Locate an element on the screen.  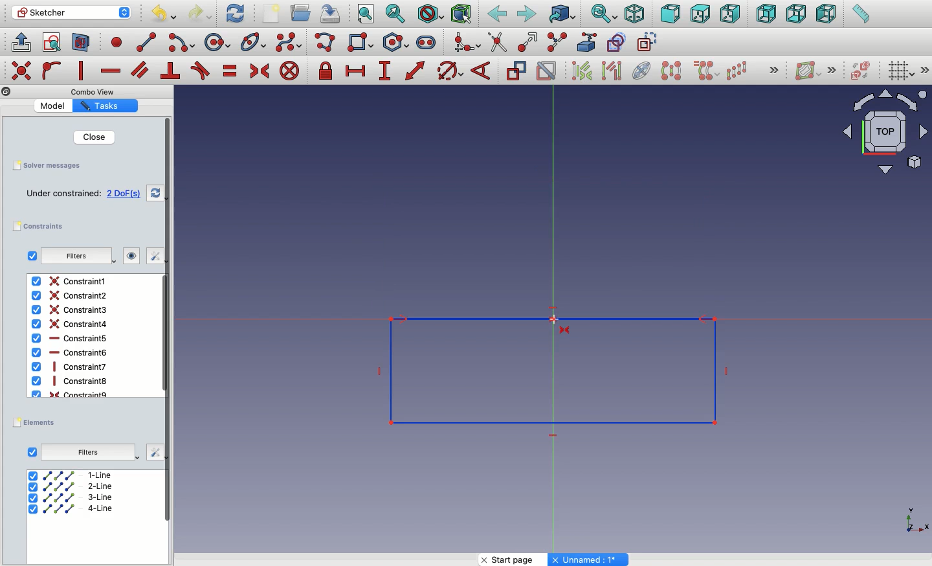
Constraint6 is located at coordinates (70, 352).